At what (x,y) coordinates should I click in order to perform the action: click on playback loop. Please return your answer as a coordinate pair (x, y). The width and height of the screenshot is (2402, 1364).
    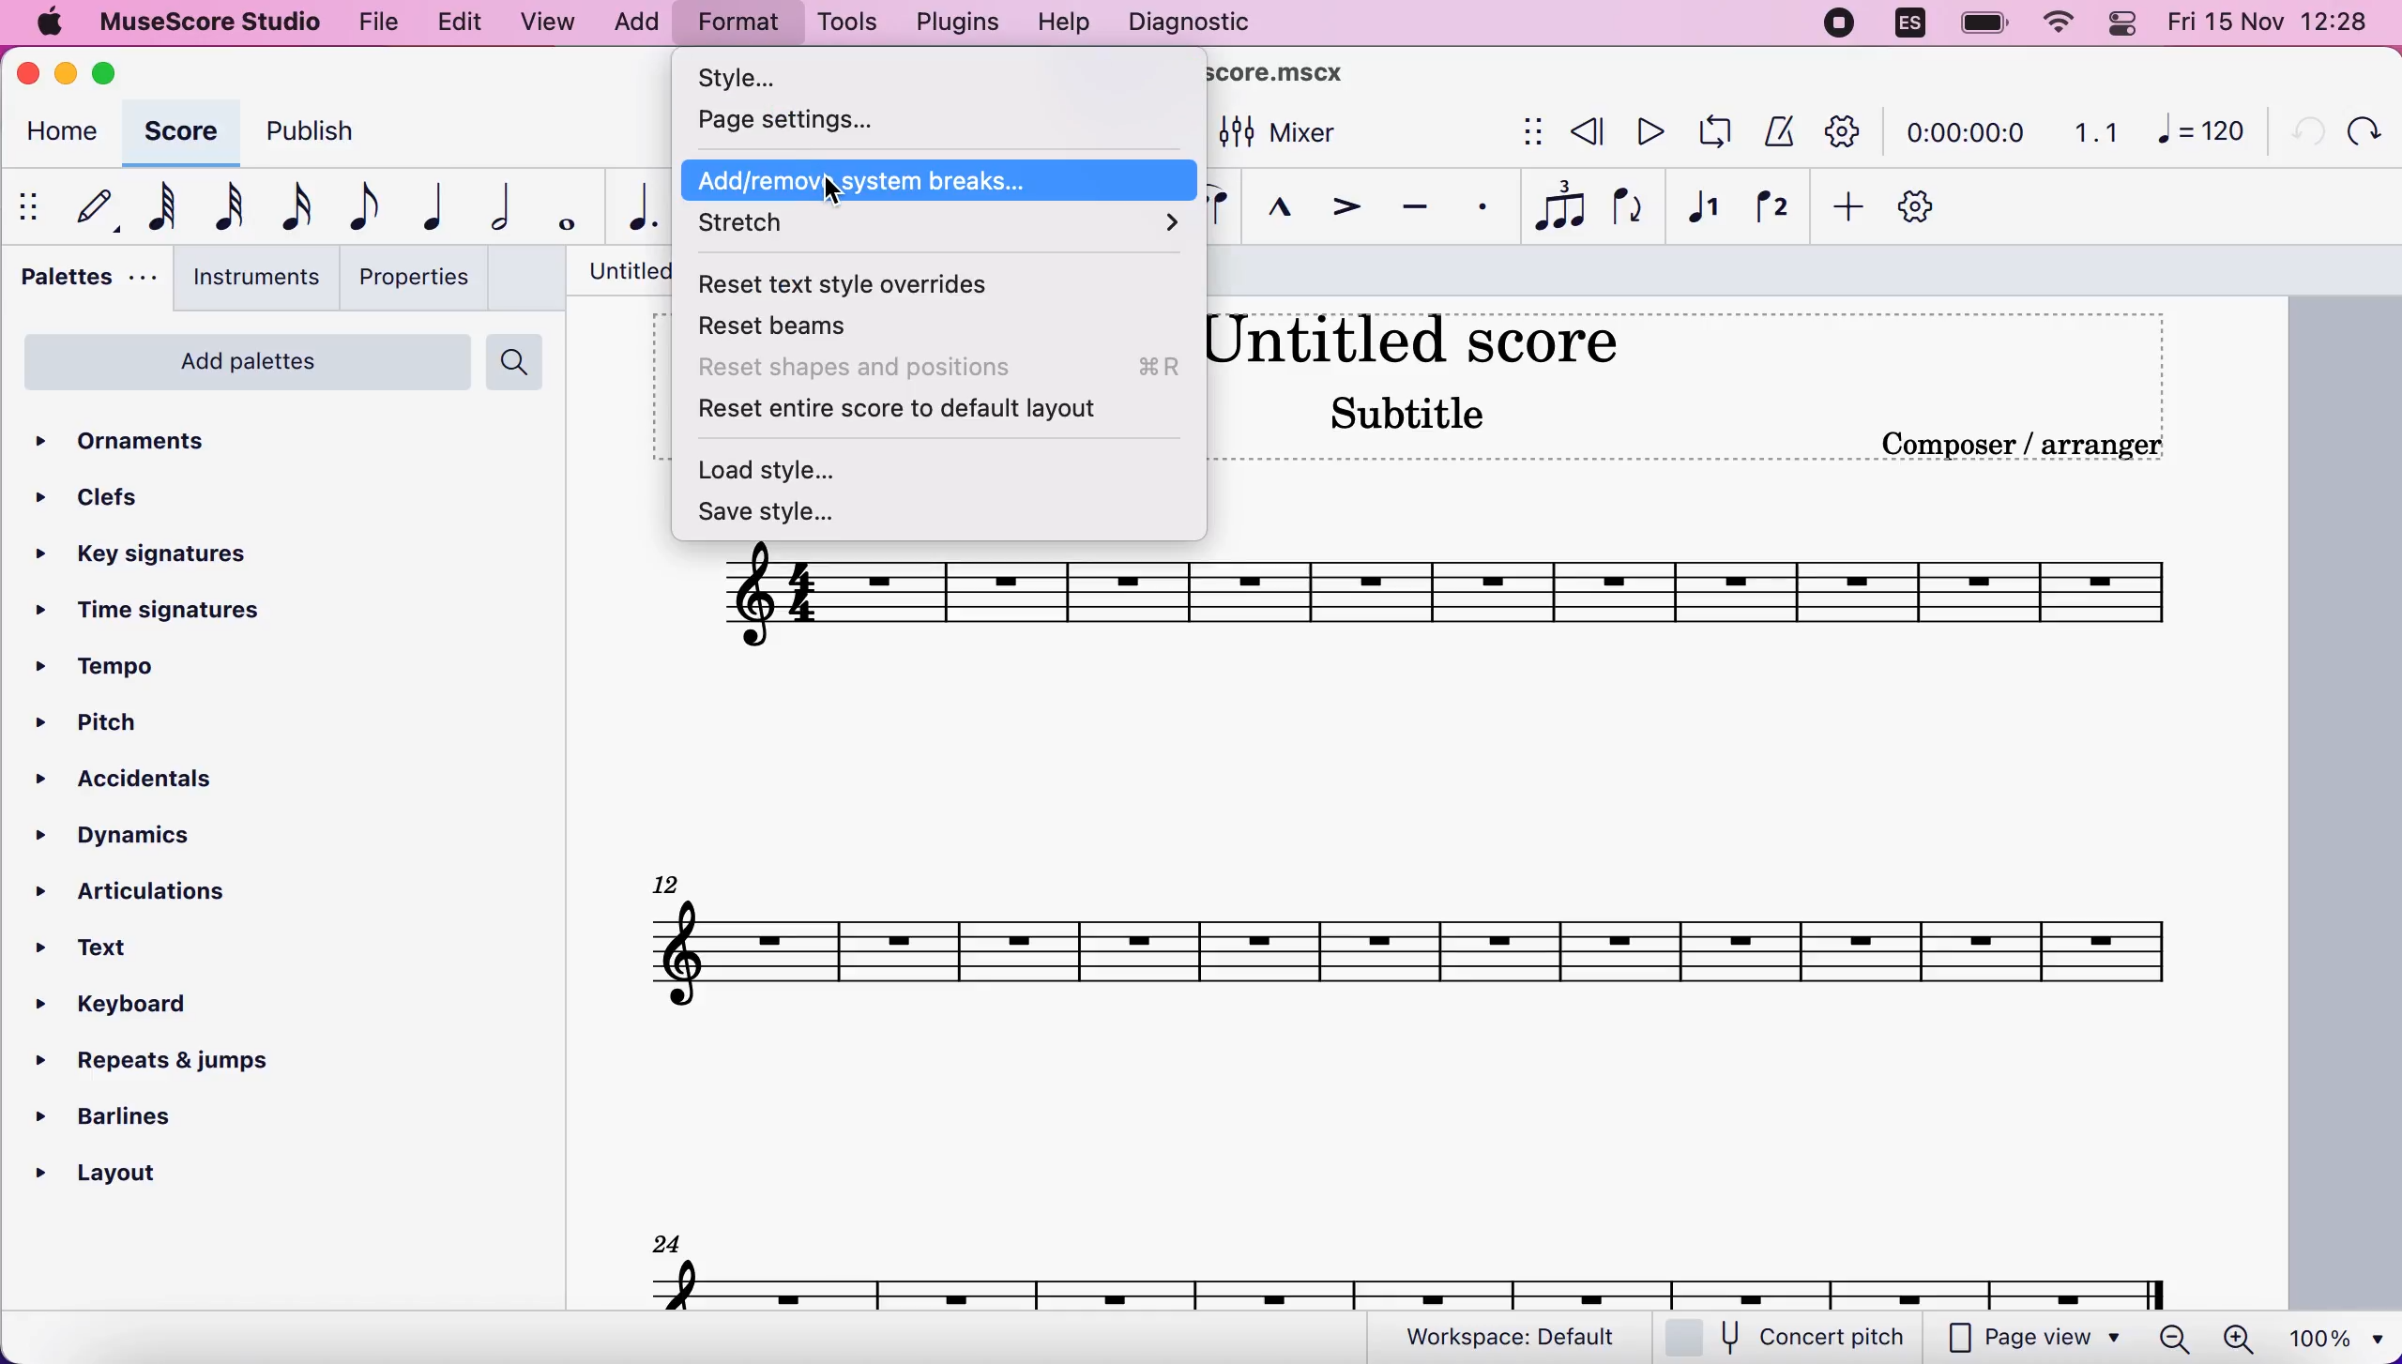
    Looking at the image, I should click on (1710, 132).